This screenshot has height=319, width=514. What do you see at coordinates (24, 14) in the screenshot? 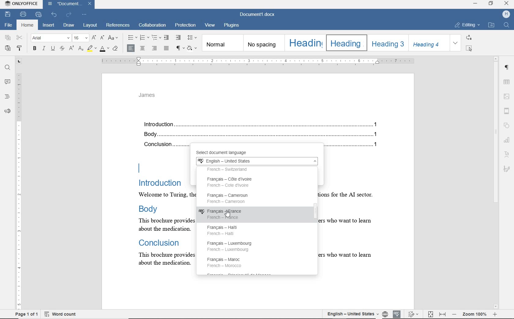
I see `print` at bounding box center [24, 14].